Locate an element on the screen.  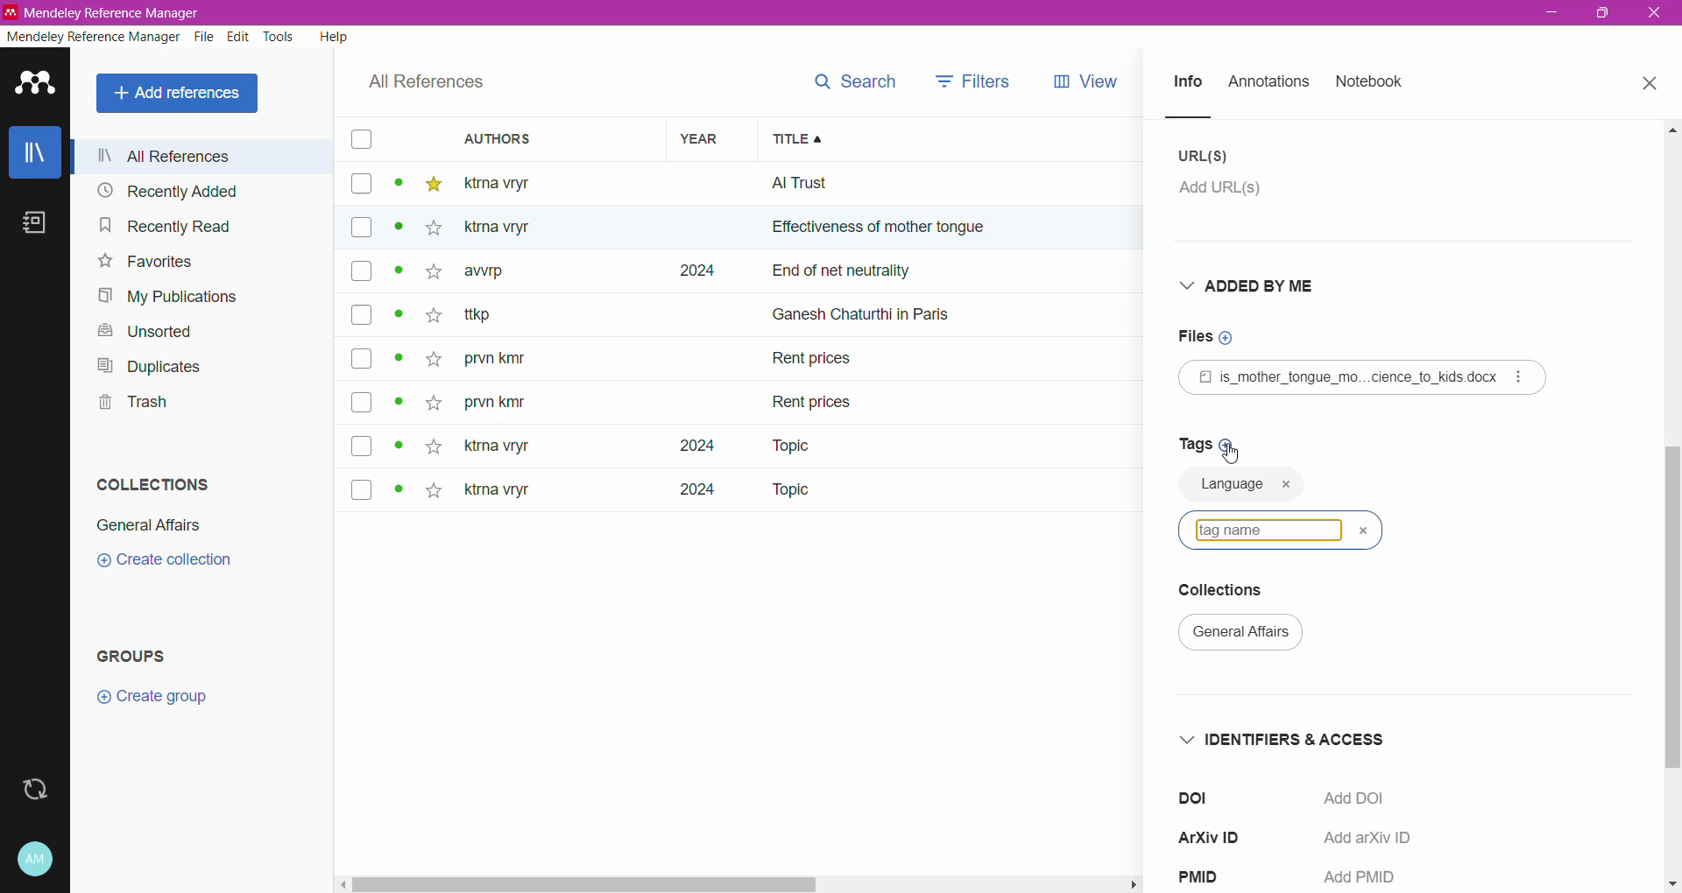
Add PMID is located at coordinates (1364, 879).